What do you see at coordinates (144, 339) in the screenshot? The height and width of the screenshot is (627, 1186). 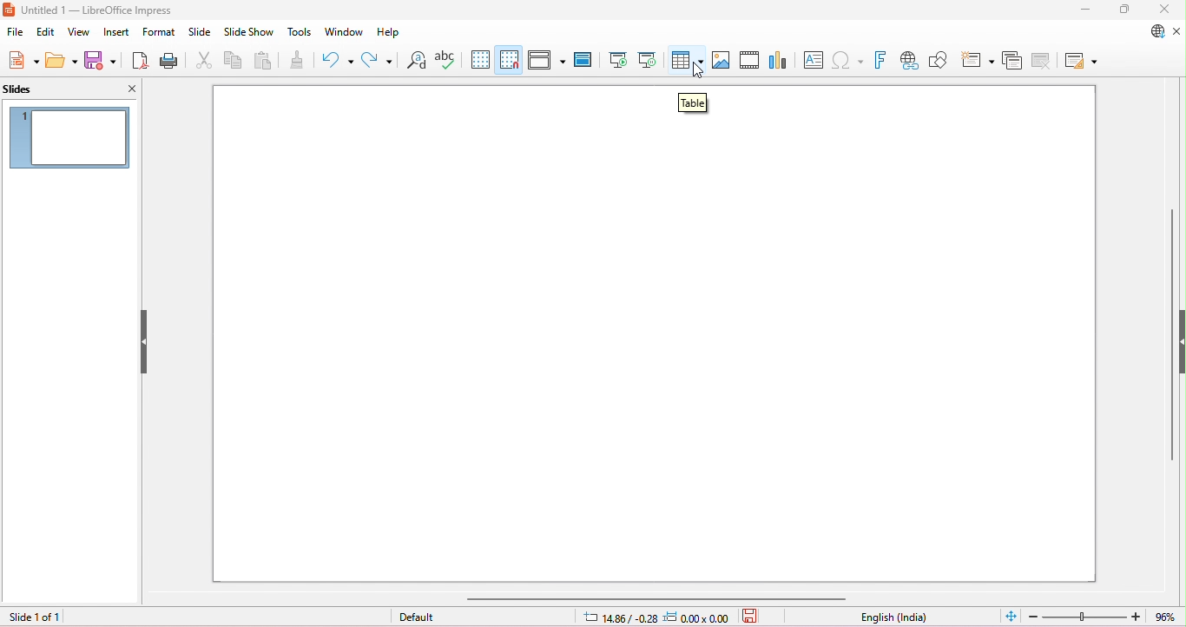 I see `hide/show` at bounding box center [144, 339].